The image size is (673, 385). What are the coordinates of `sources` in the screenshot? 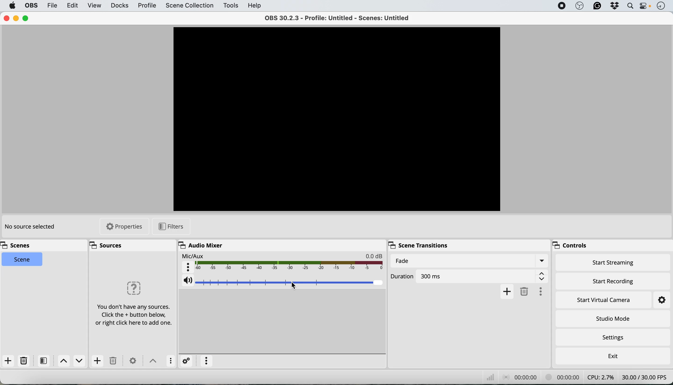 It's located at (106, 245).